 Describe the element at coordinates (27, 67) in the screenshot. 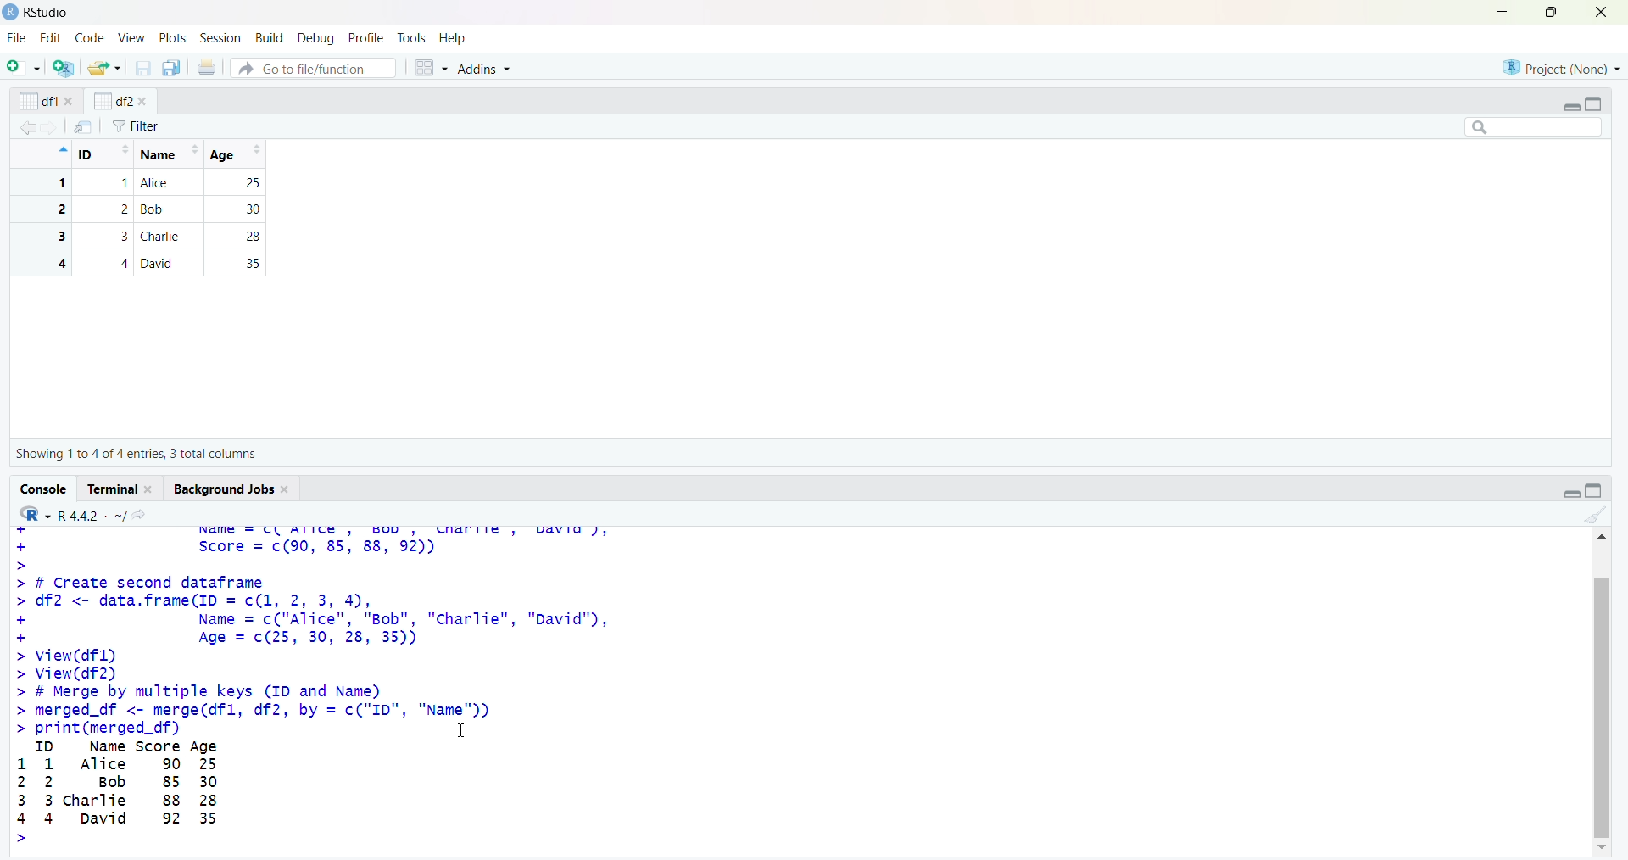

I see `add file as` at that location.